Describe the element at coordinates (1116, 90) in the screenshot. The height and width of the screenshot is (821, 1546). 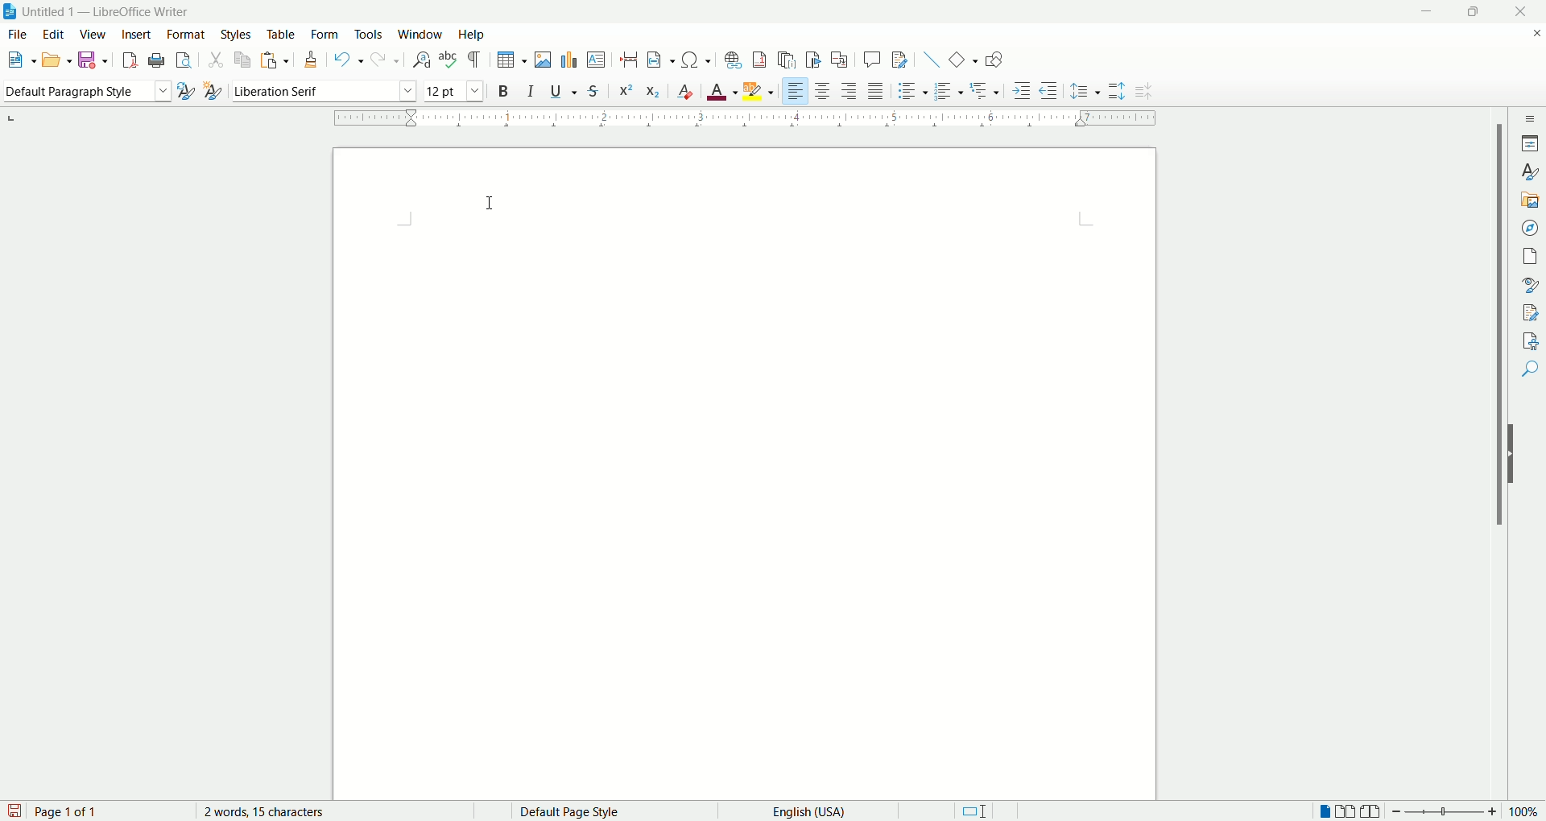
I see `increase paragraph spacing` at that location.